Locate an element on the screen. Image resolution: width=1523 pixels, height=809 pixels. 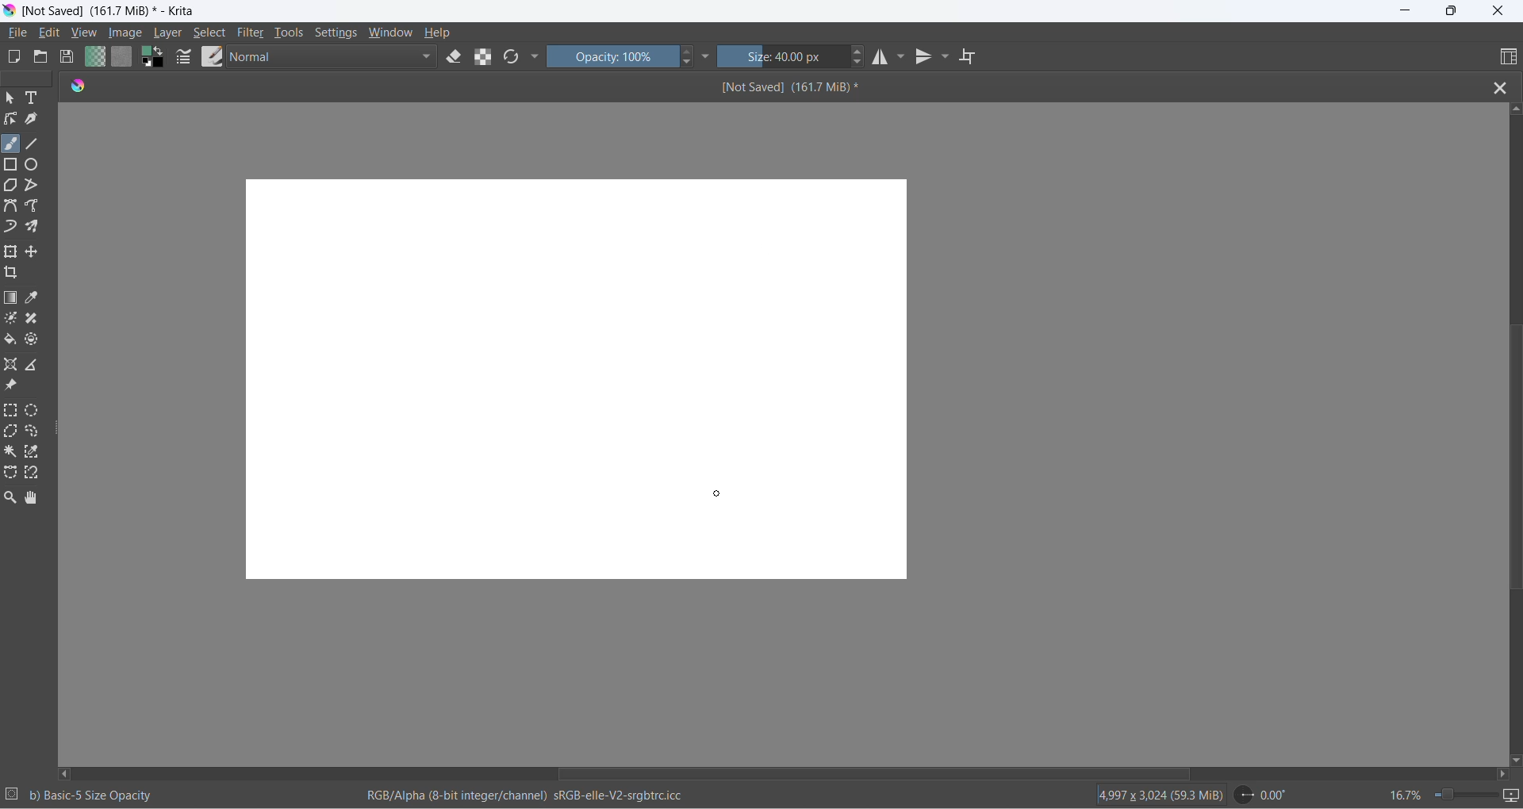
vertical mirror tool is located at coordinates (925, 59).